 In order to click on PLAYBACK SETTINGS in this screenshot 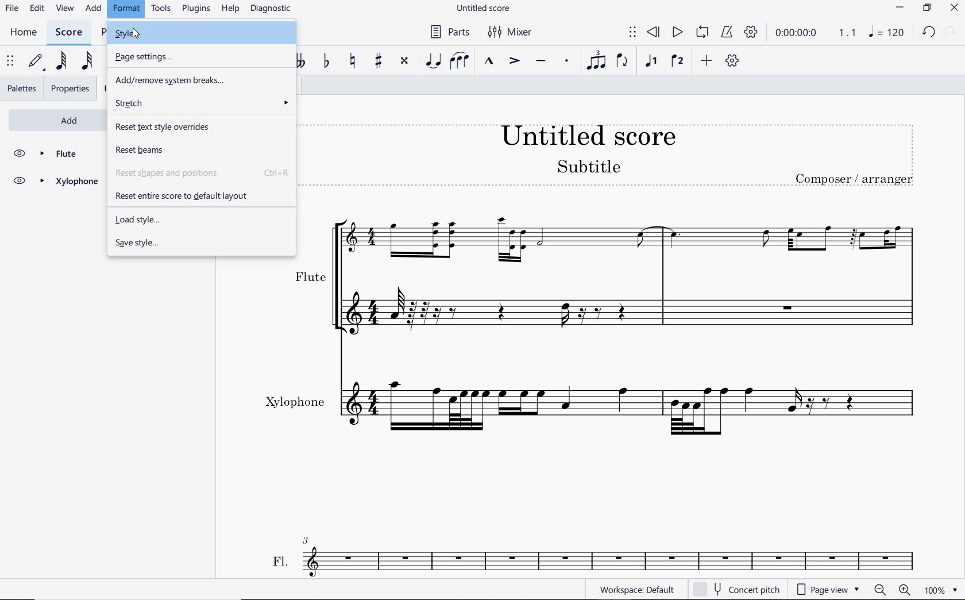, I will do `click(751, 33)`.